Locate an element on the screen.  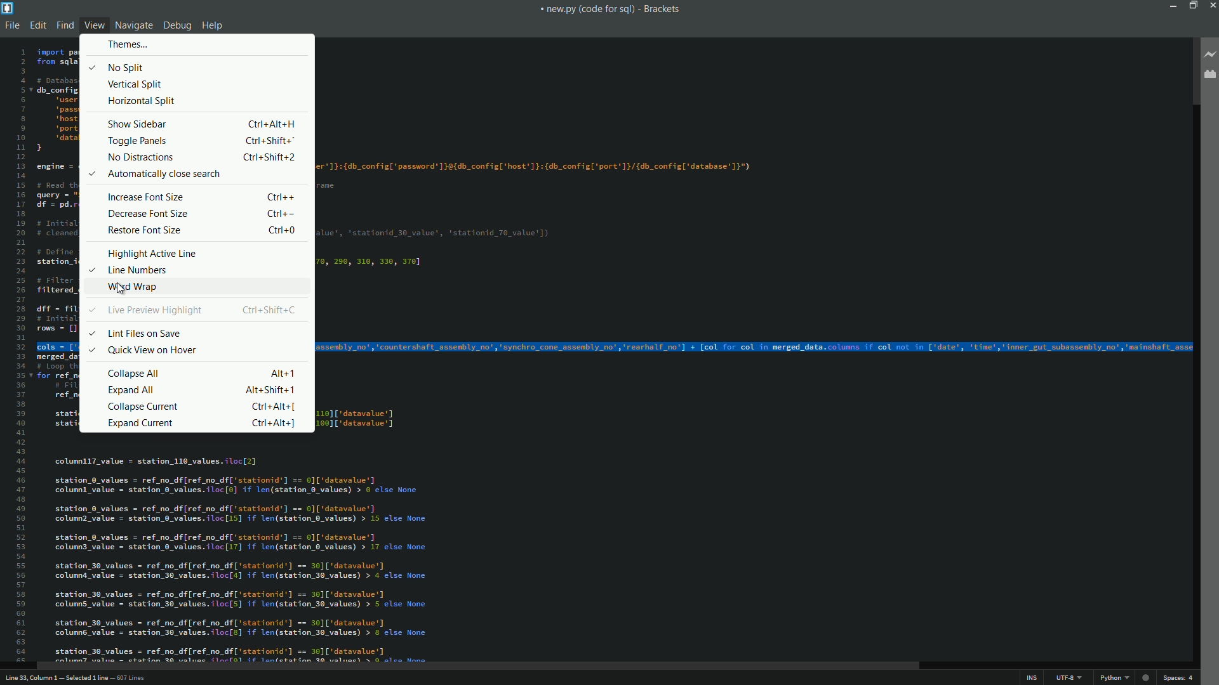
keyboard shortcut is located at coordinates (280, 197).